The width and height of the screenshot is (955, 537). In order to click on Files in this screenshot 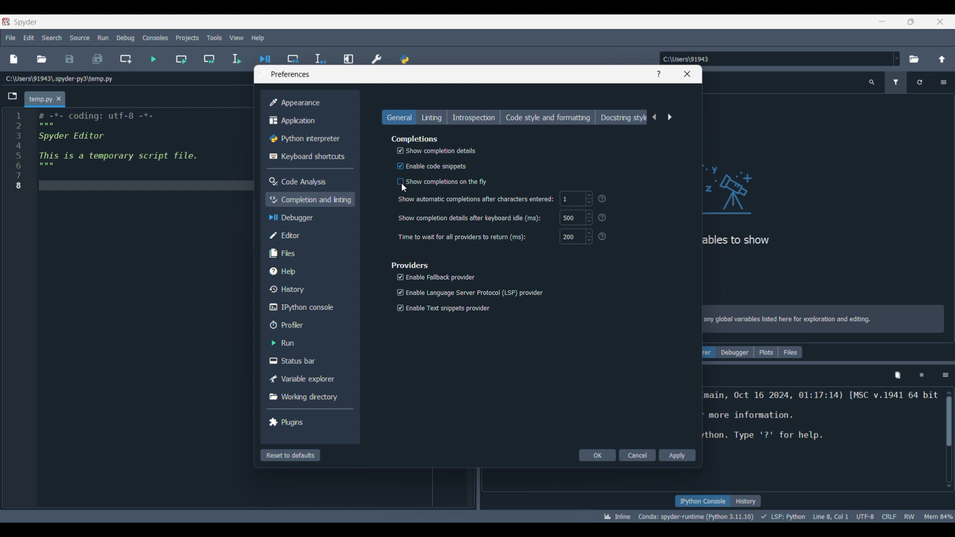, I will do `click(790, 352)`.